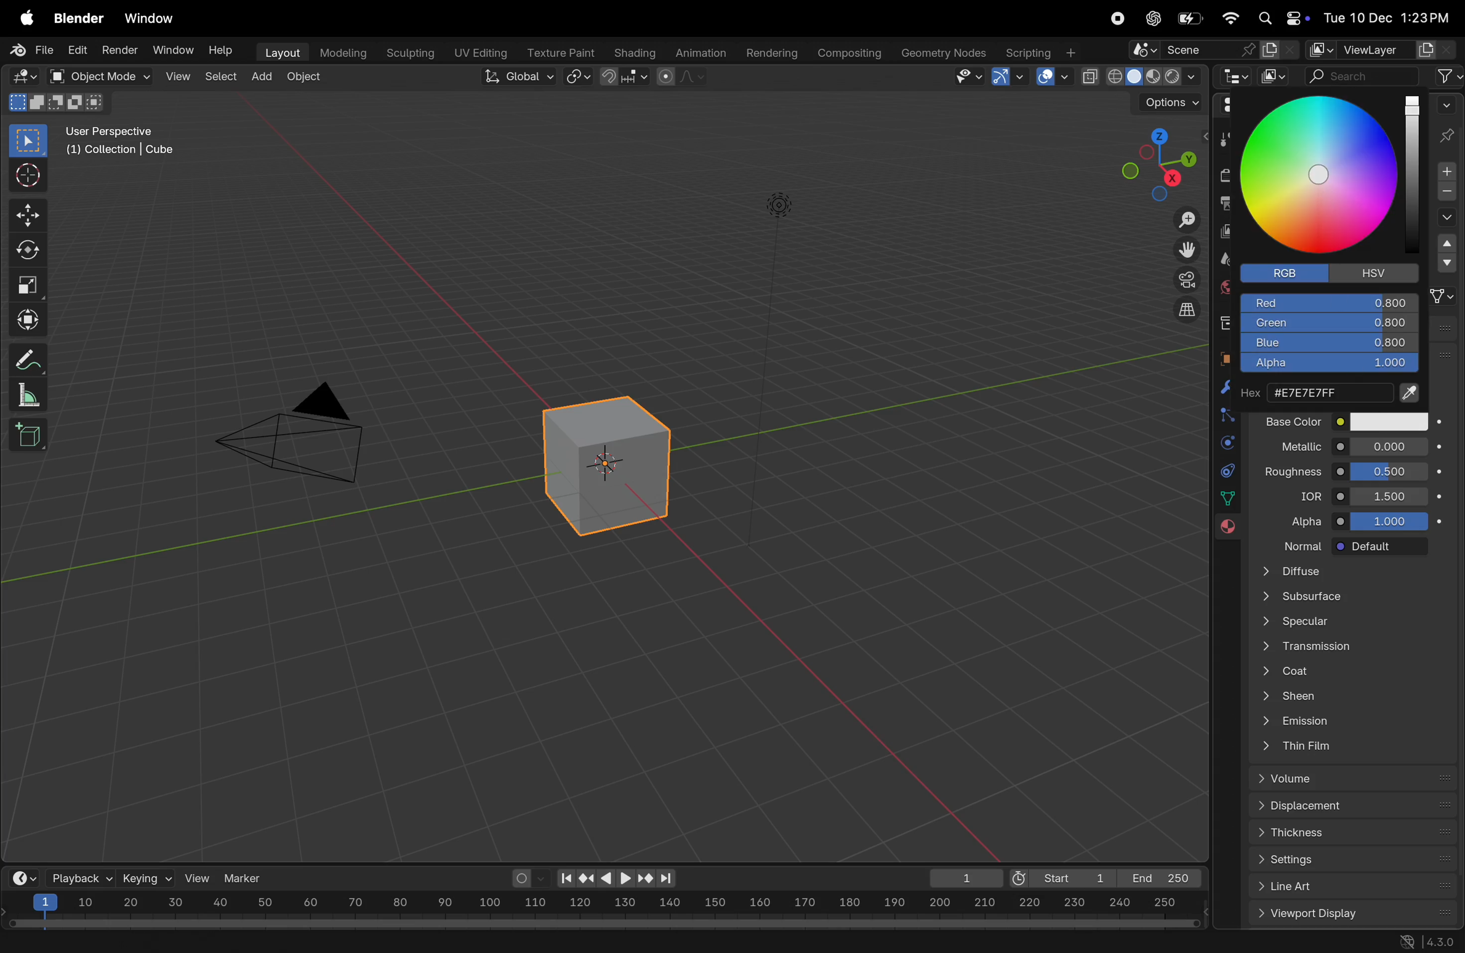  Describe the element at coordinates (27, 216) in the screenshot. I see `move` at that location.